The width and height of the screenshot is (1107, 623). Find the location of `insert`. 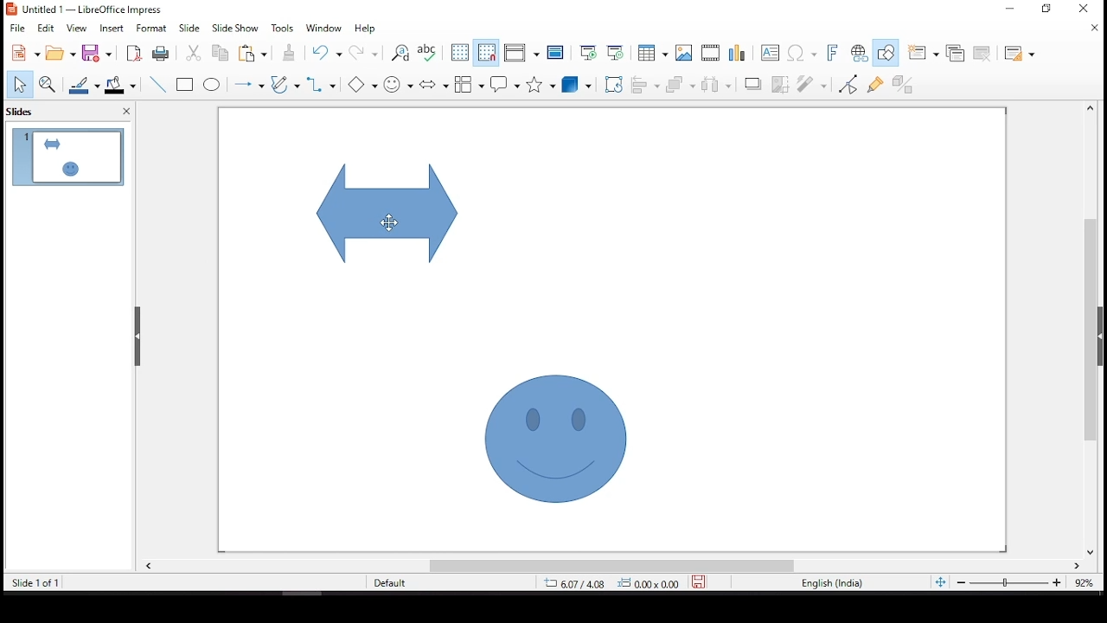

insert is located at coordinates (114, 30).